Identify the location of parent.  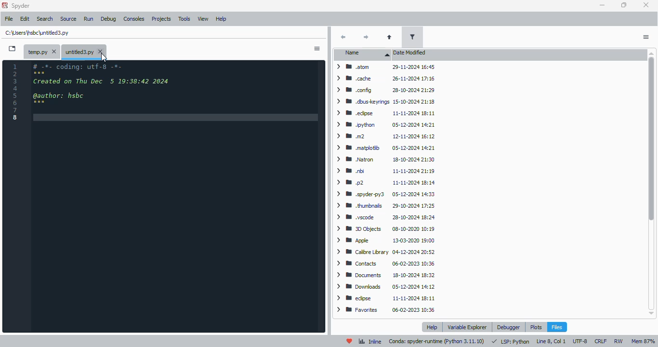
(390, 38).